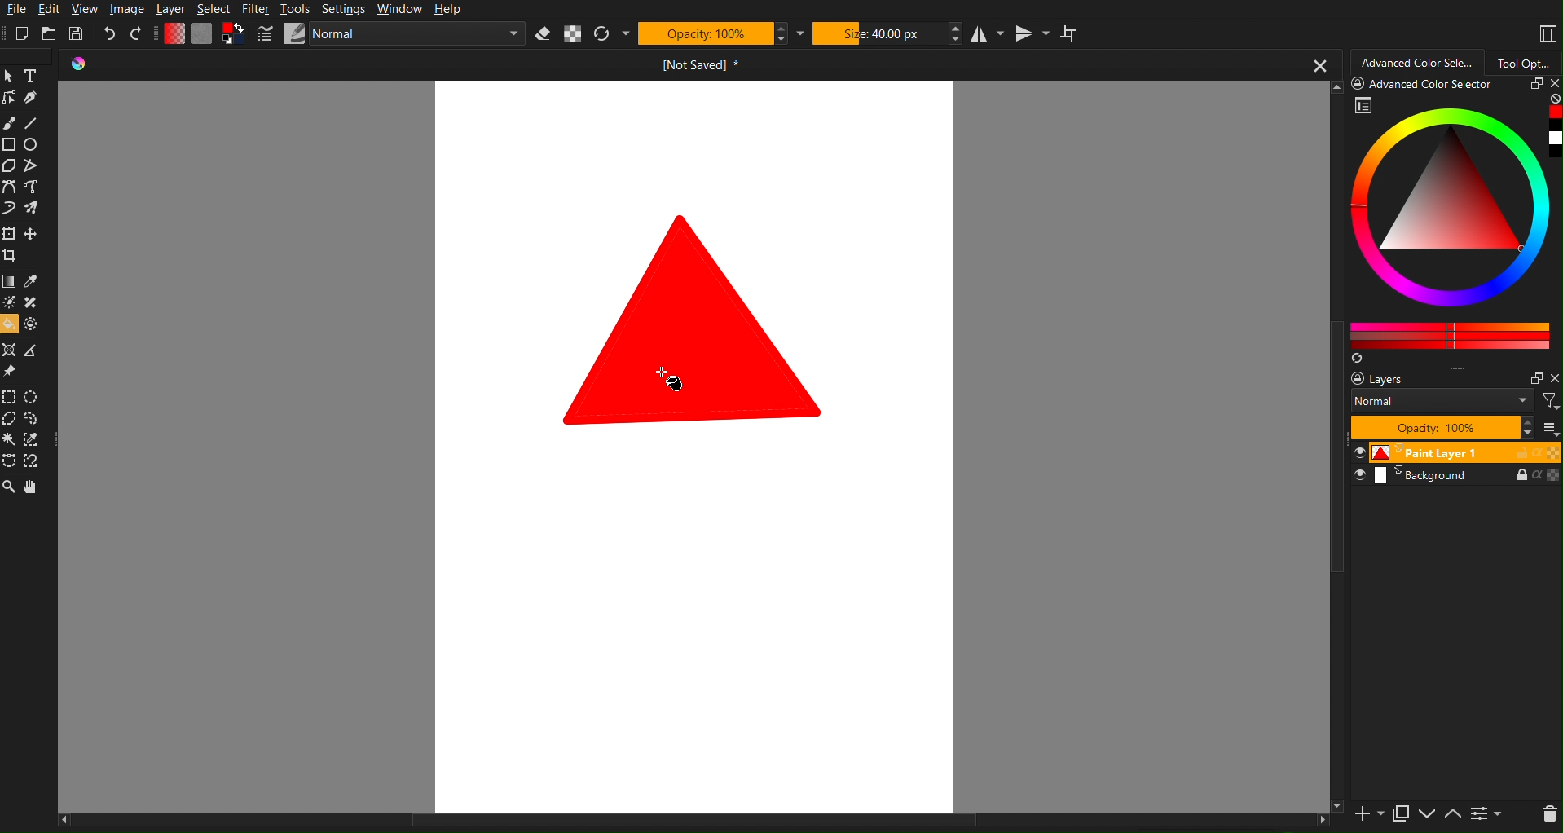 This screenshot has height=833, width=1563. I want to click on triangle, so click(686, 320).